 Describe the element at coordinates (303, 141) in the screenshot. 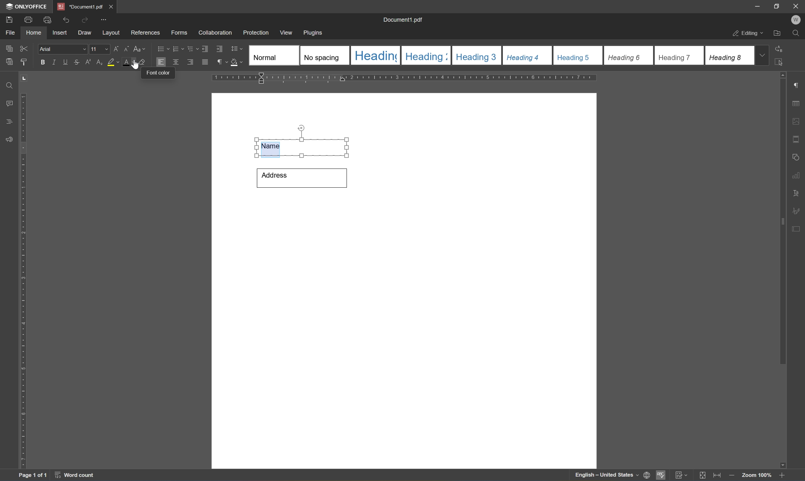

I see `Name` at that location.